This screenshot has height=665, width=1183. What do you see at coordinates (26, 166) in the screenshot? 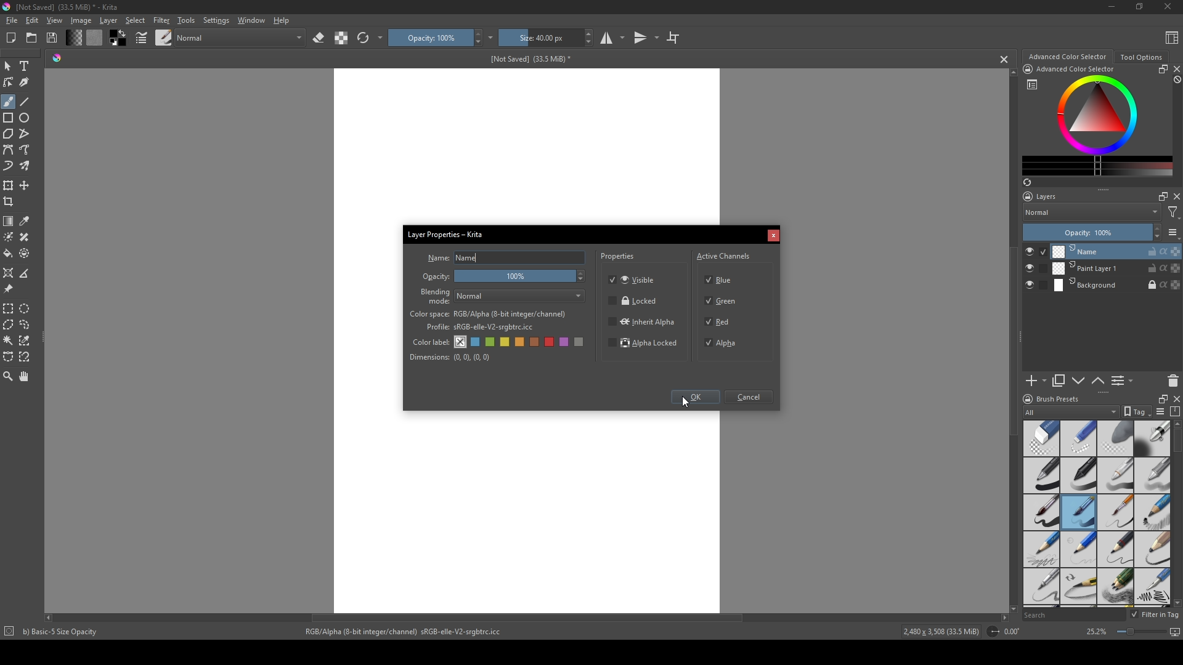
I see `multibrush` at bounding box center [26, 166].